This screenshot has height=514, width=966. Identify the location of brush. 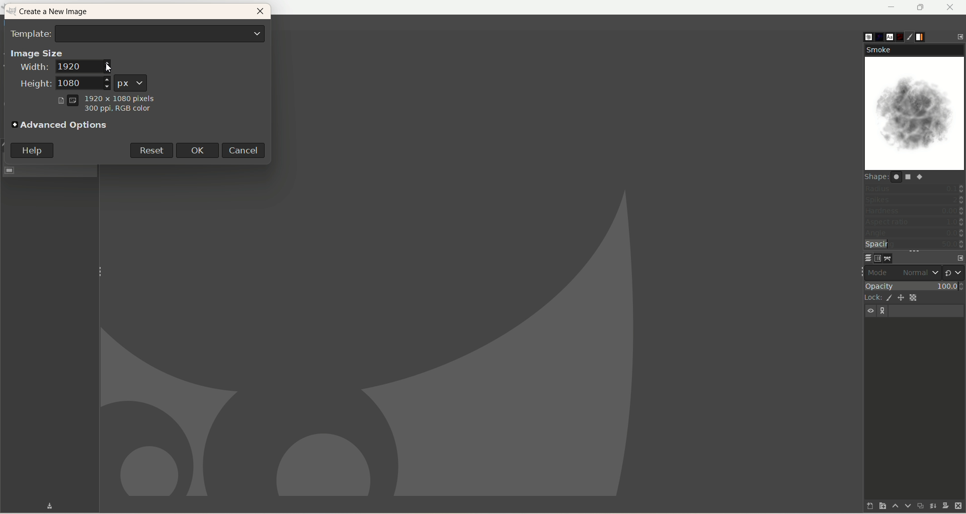
(861, 35).